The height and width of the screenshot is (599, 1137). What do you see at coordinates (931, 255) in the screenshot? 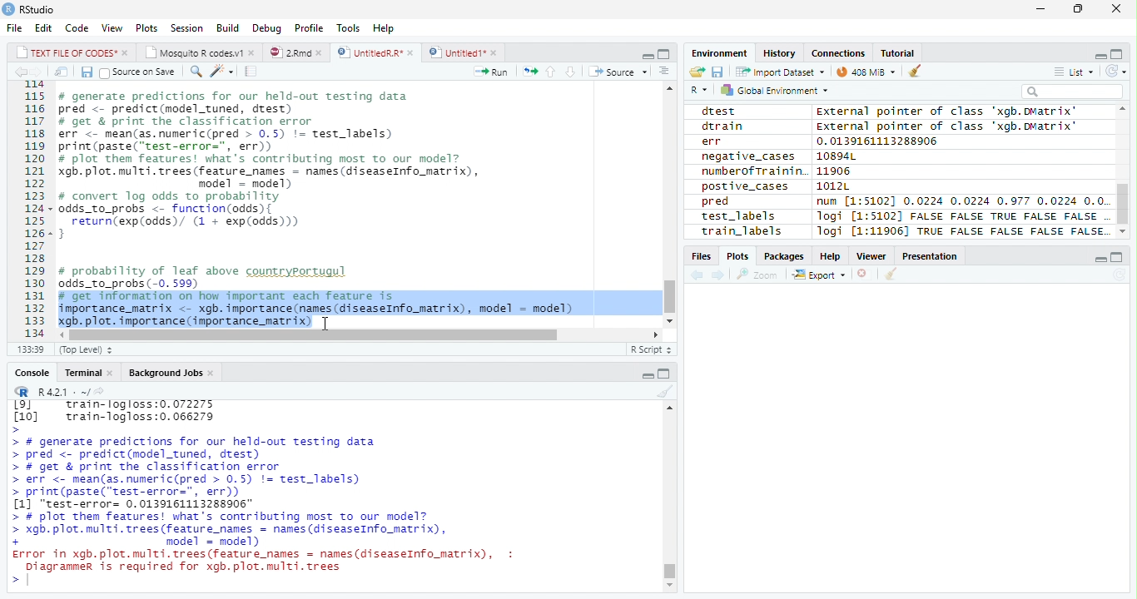
I see `Presentation` at bounding box center [931, 255].